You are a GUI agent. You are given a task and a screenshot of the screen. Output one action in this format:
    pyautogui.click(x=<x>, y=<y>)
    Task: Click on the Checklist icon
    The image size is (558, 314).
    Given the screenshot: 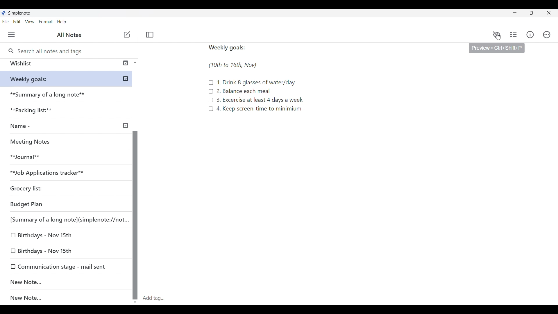 What is the action you would take?
    pyautogui.click(x=210, y=91)
    